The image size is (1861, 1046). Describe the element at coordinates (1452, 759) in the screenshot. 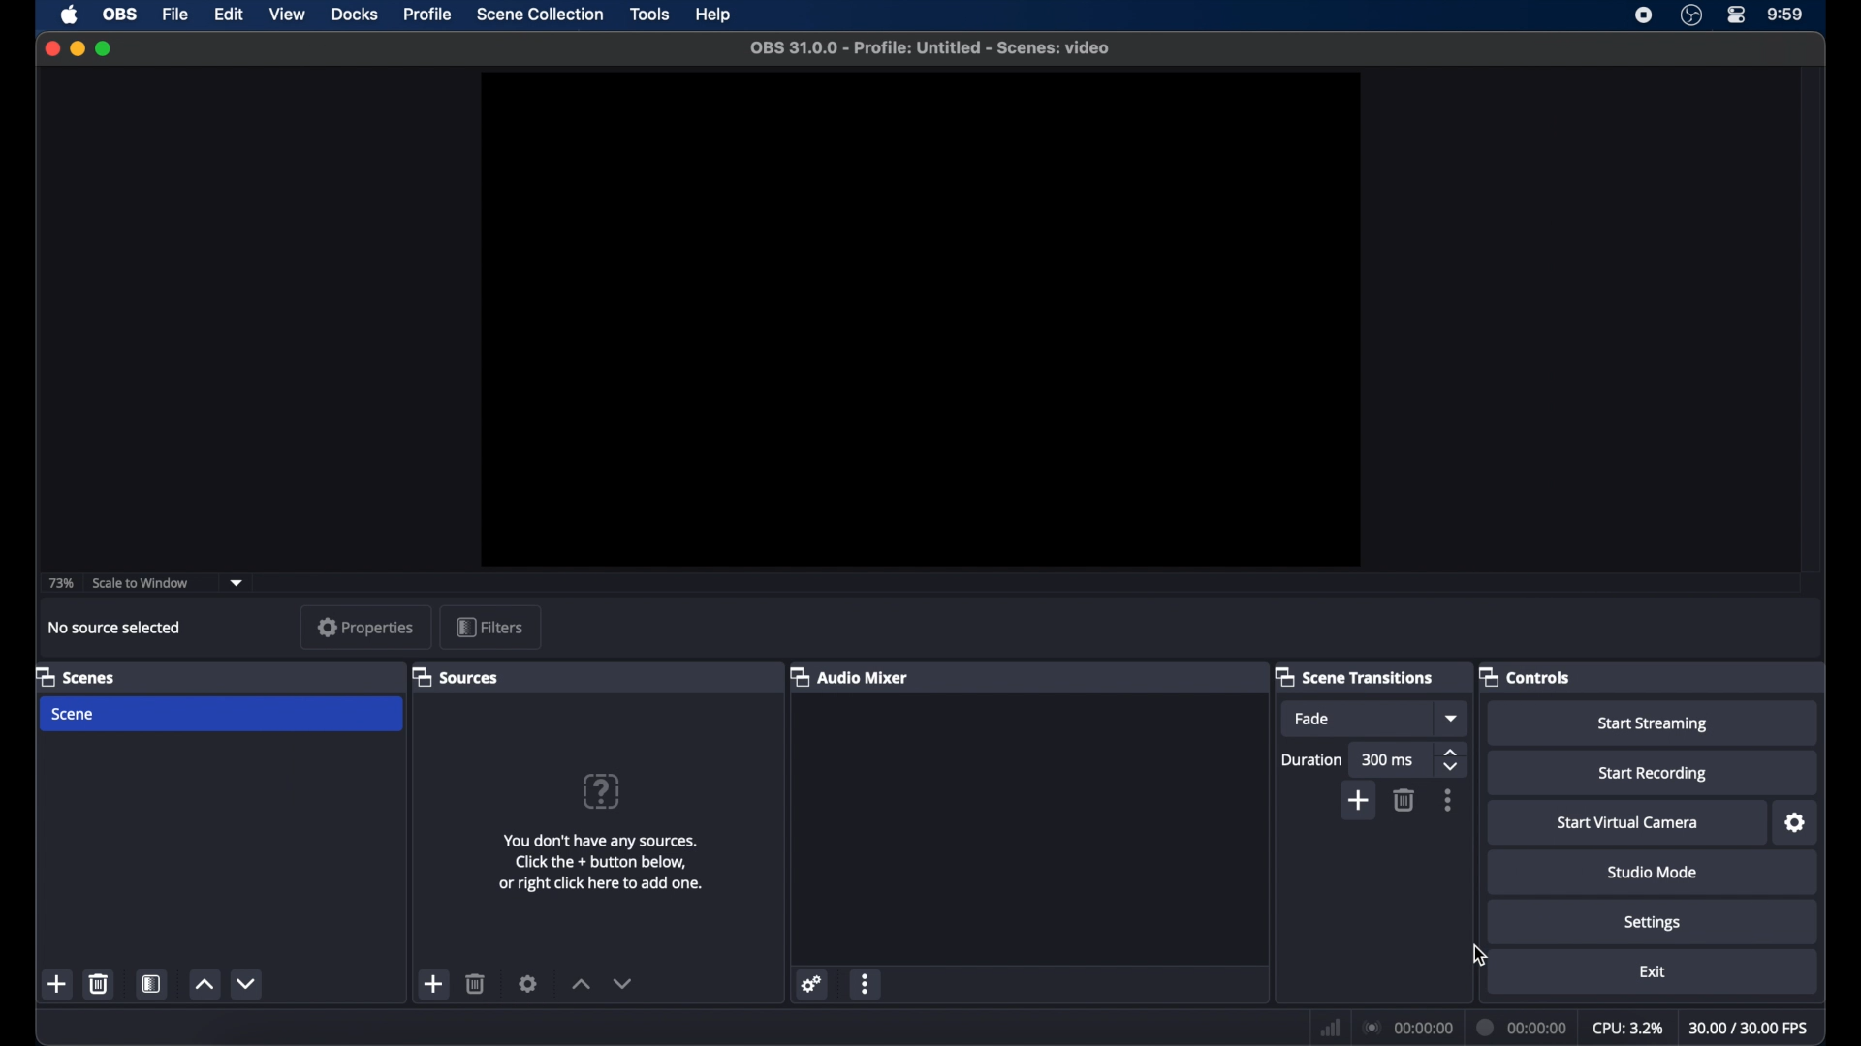

I see `stepper buttons` at that location.